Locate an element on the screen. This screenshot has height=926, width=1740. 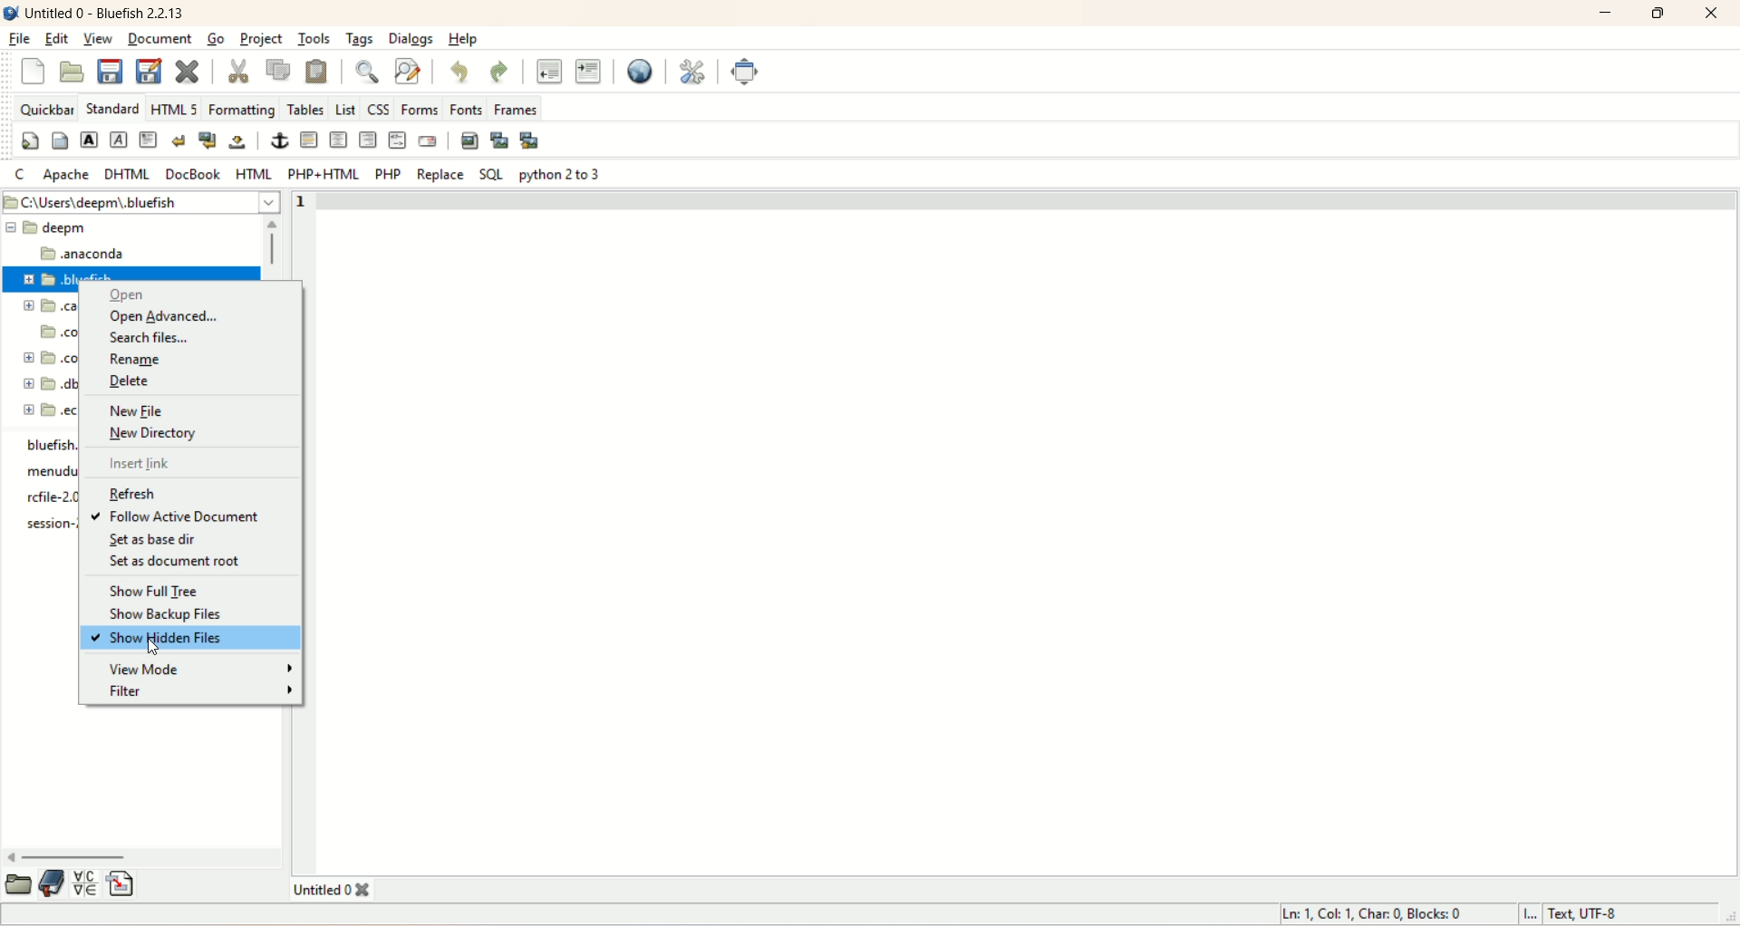
preview in browser is located at coordinates (641, 72).